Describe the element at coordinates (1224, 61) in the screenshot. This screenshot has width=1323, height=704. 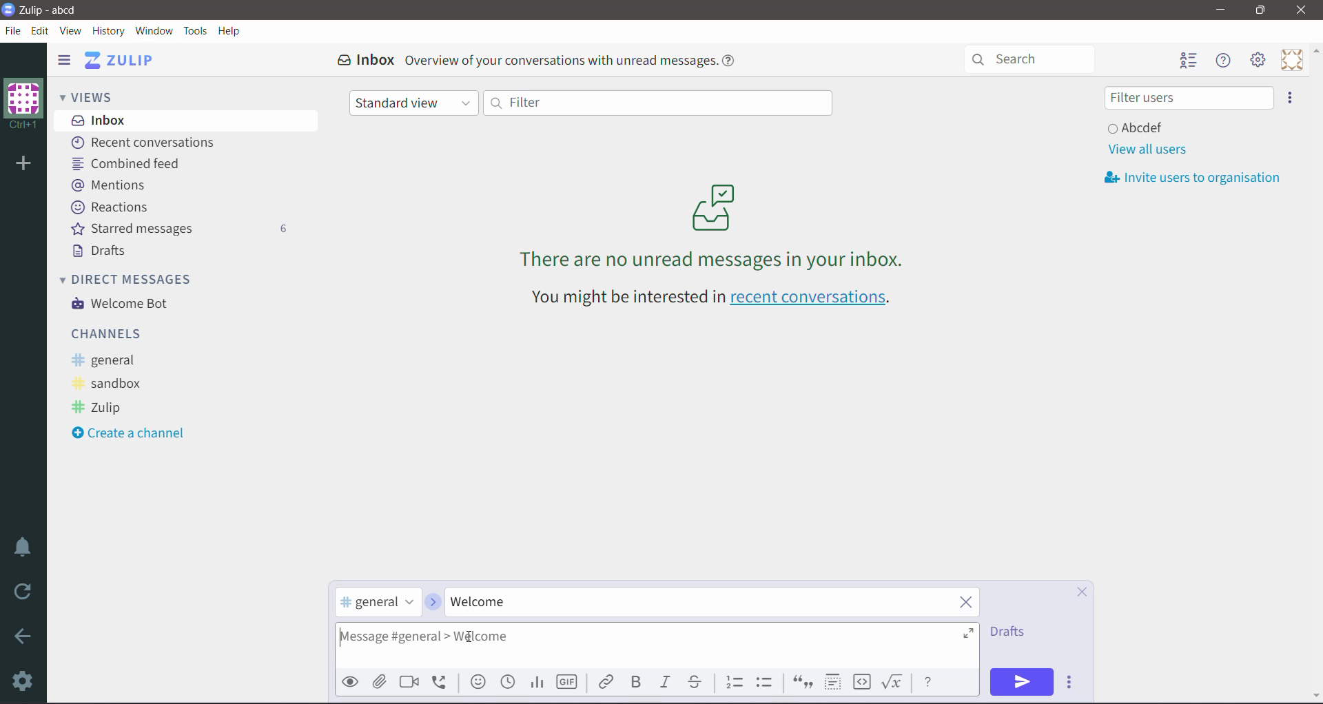
I see `Hide Menu` at that location.